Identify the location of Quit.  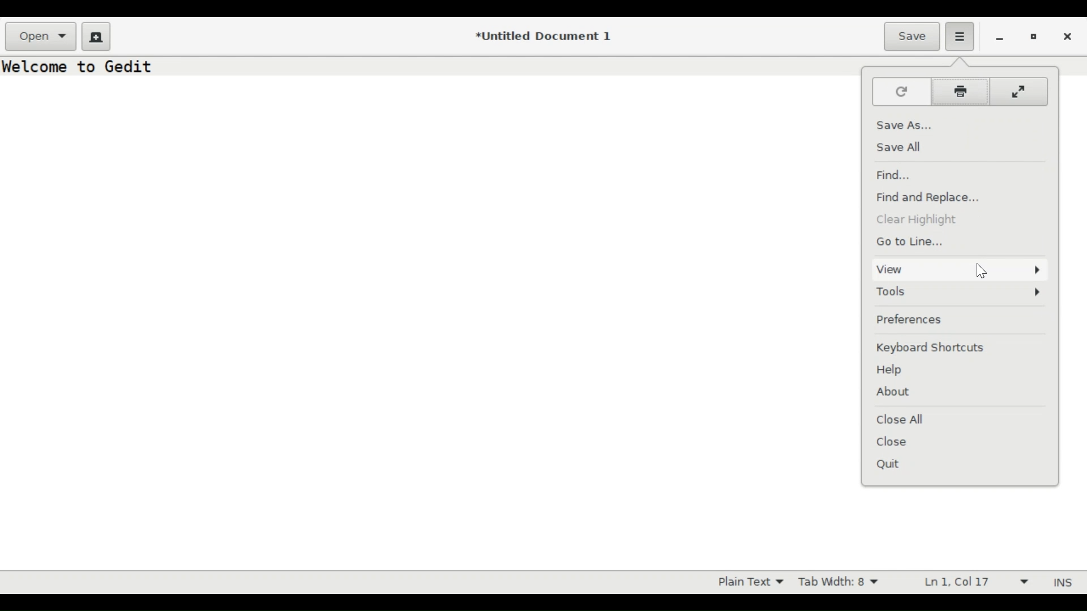
(892, 465).